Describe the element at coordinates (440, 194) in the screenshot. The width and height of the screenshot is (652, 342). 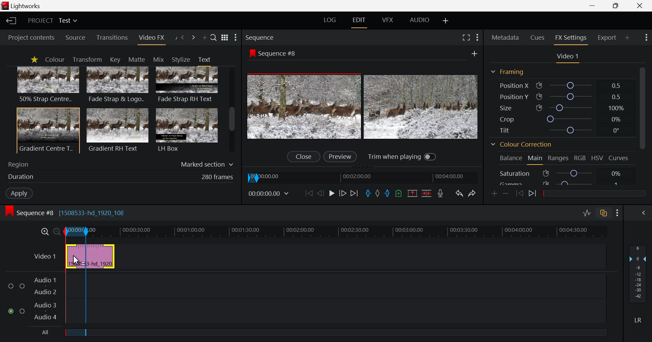
I see `Record voiceover` at that location.